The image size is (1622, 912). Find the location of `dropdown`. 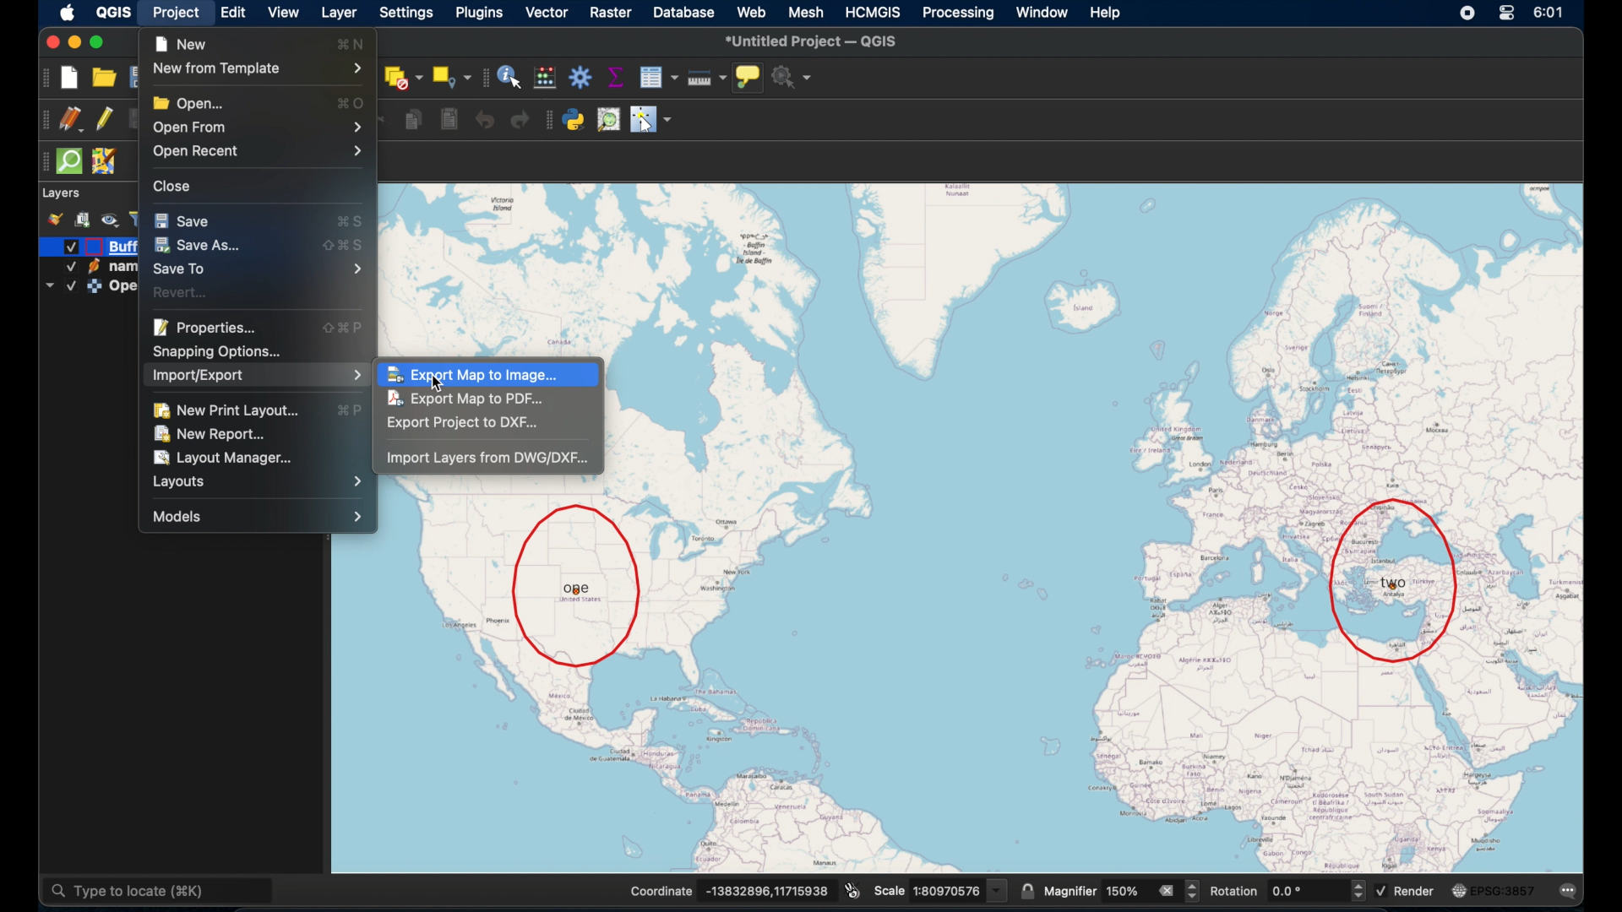

dropdown is located at coordinates (48, 286).